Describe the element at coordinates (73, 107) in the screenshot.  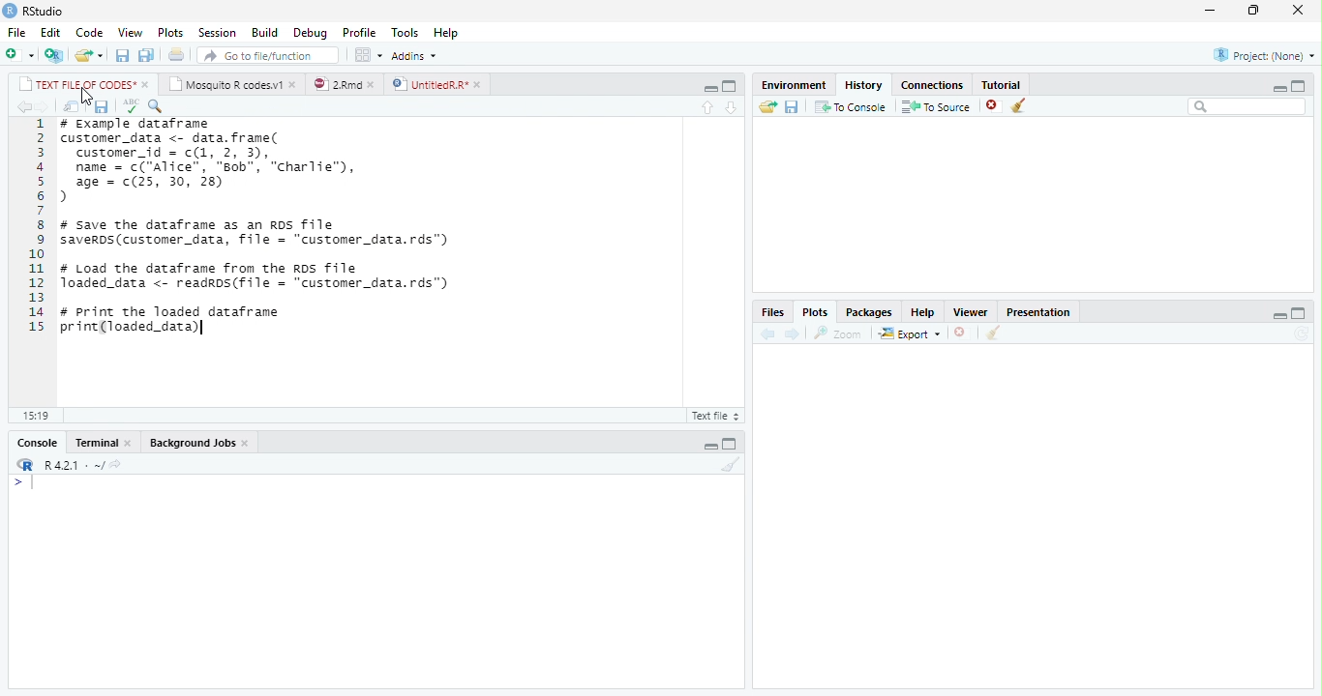
I see `open in new window` at that location.